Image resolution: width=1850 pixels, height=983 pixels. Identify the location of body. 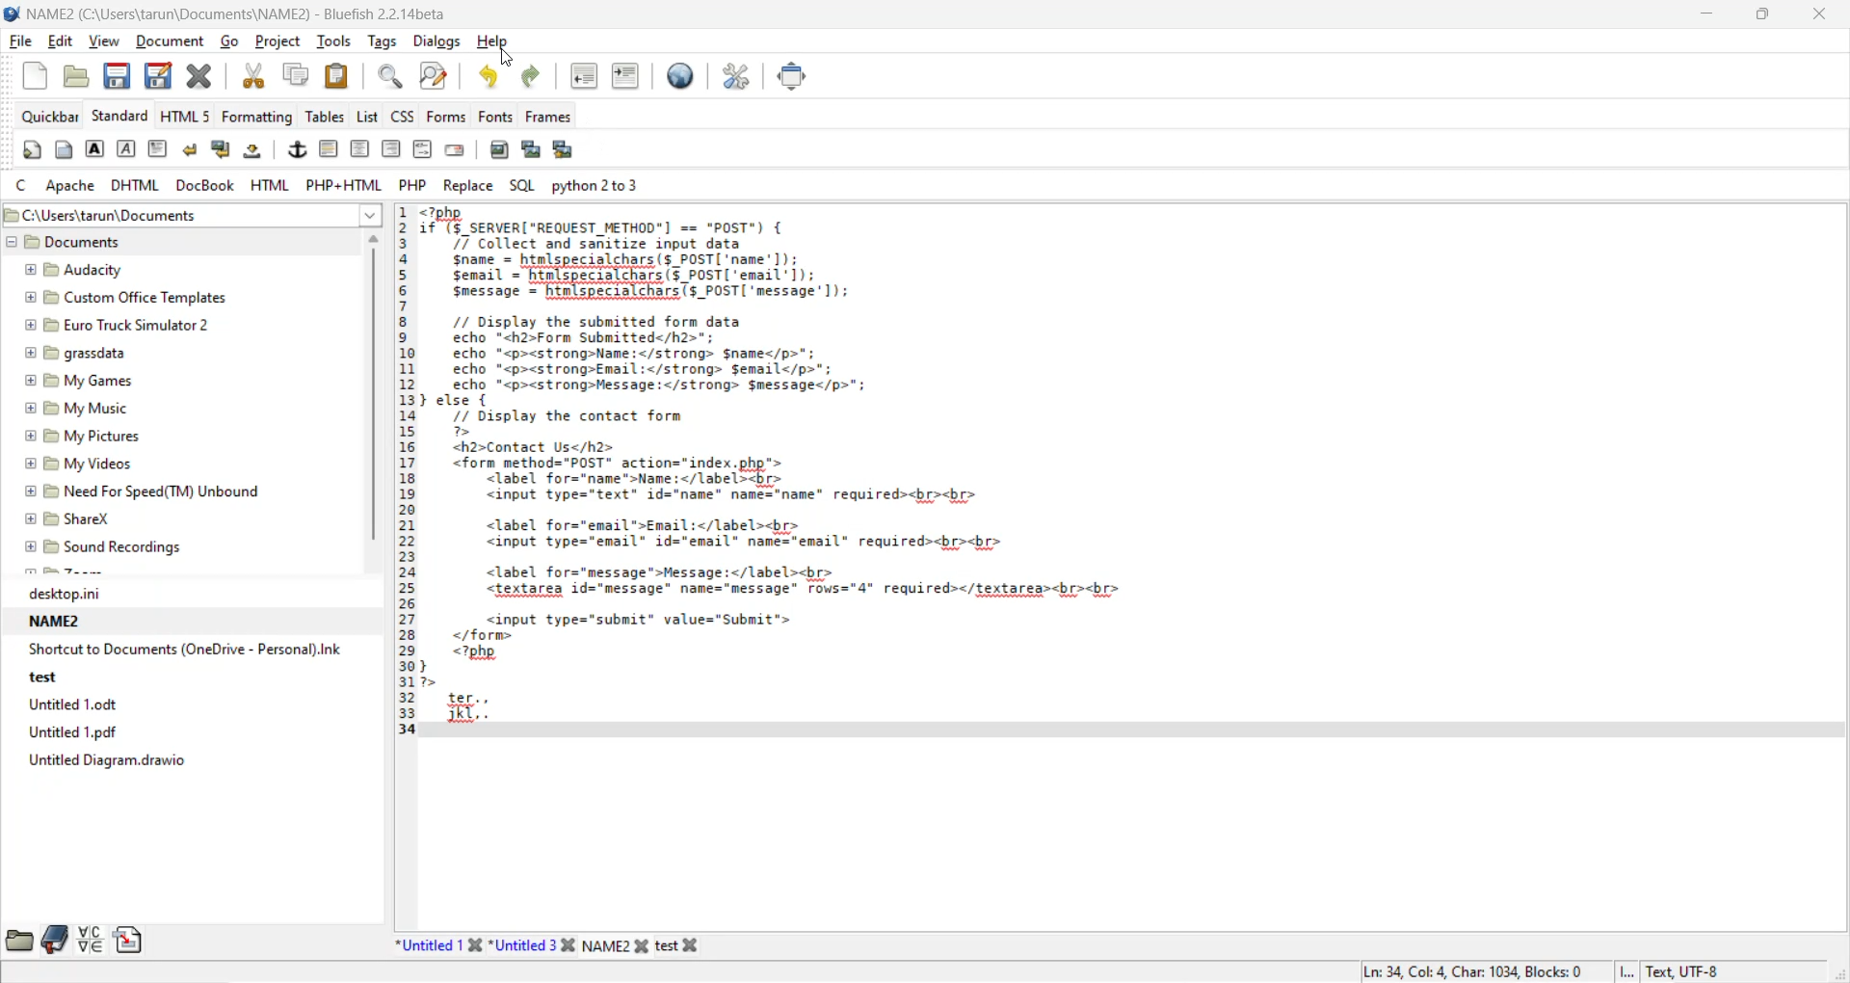
(68, 151).